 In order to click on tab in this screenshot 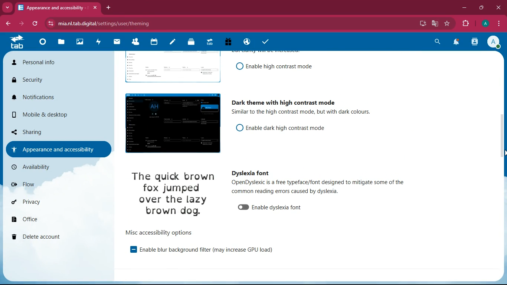, I will do `click(18, 42)`.